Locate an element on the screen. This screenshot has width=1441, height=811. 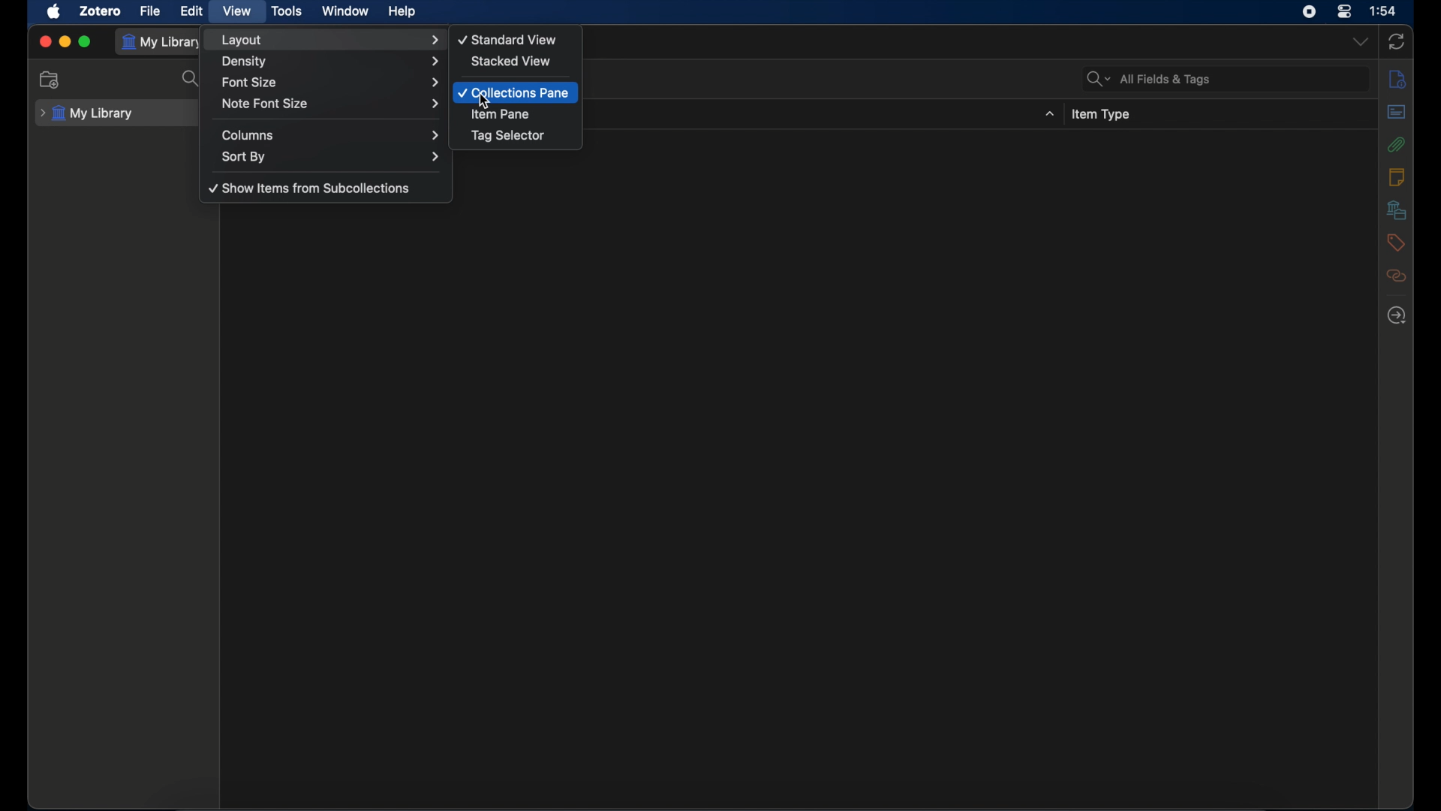
layout is located at coordinates (332, 40).